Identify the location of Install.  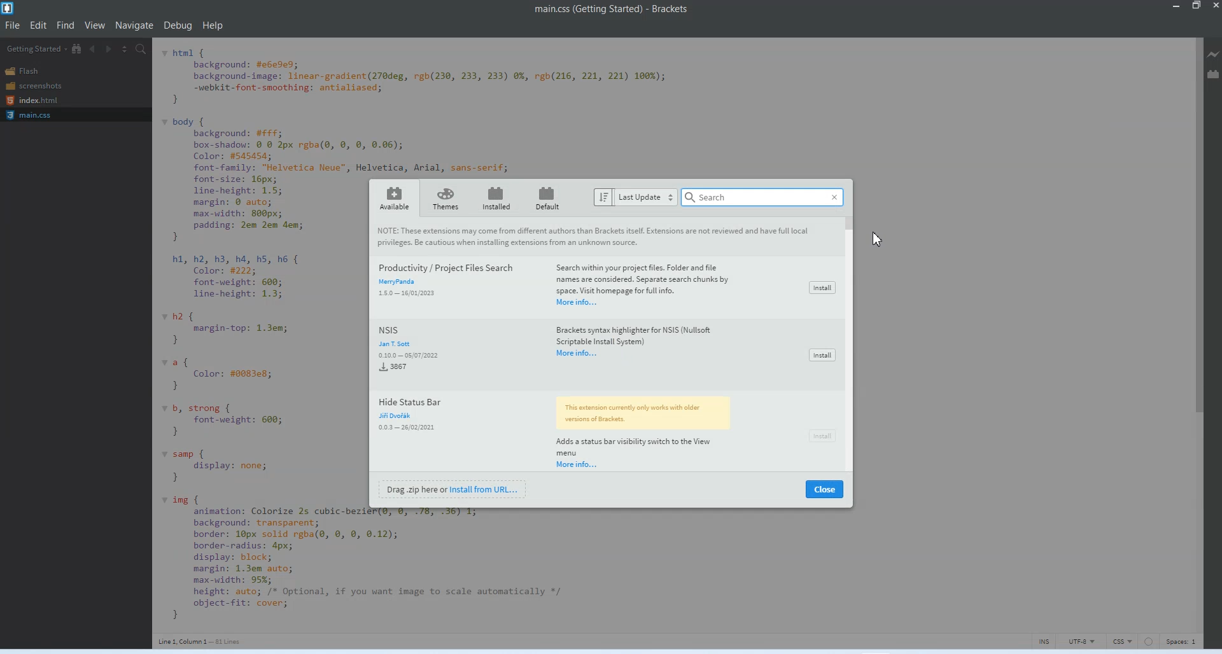
(821, 287).